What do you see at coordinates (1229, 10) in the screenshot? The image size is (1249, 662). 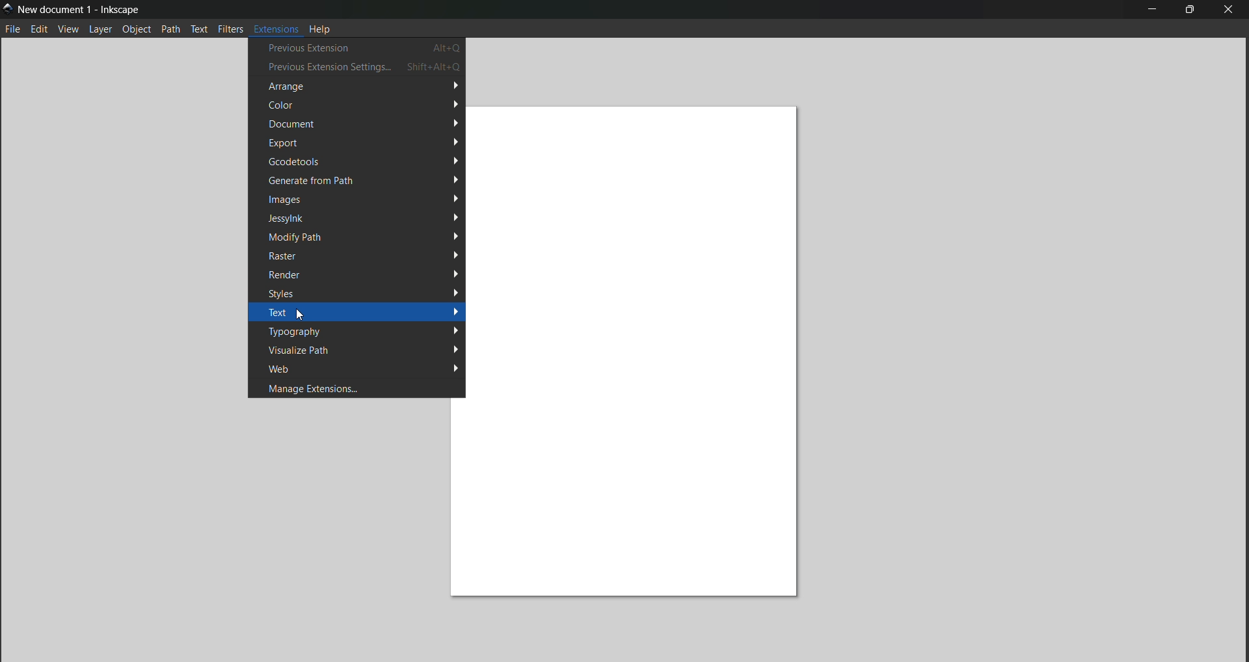 I see `close` at bounding box center [1229, 10].